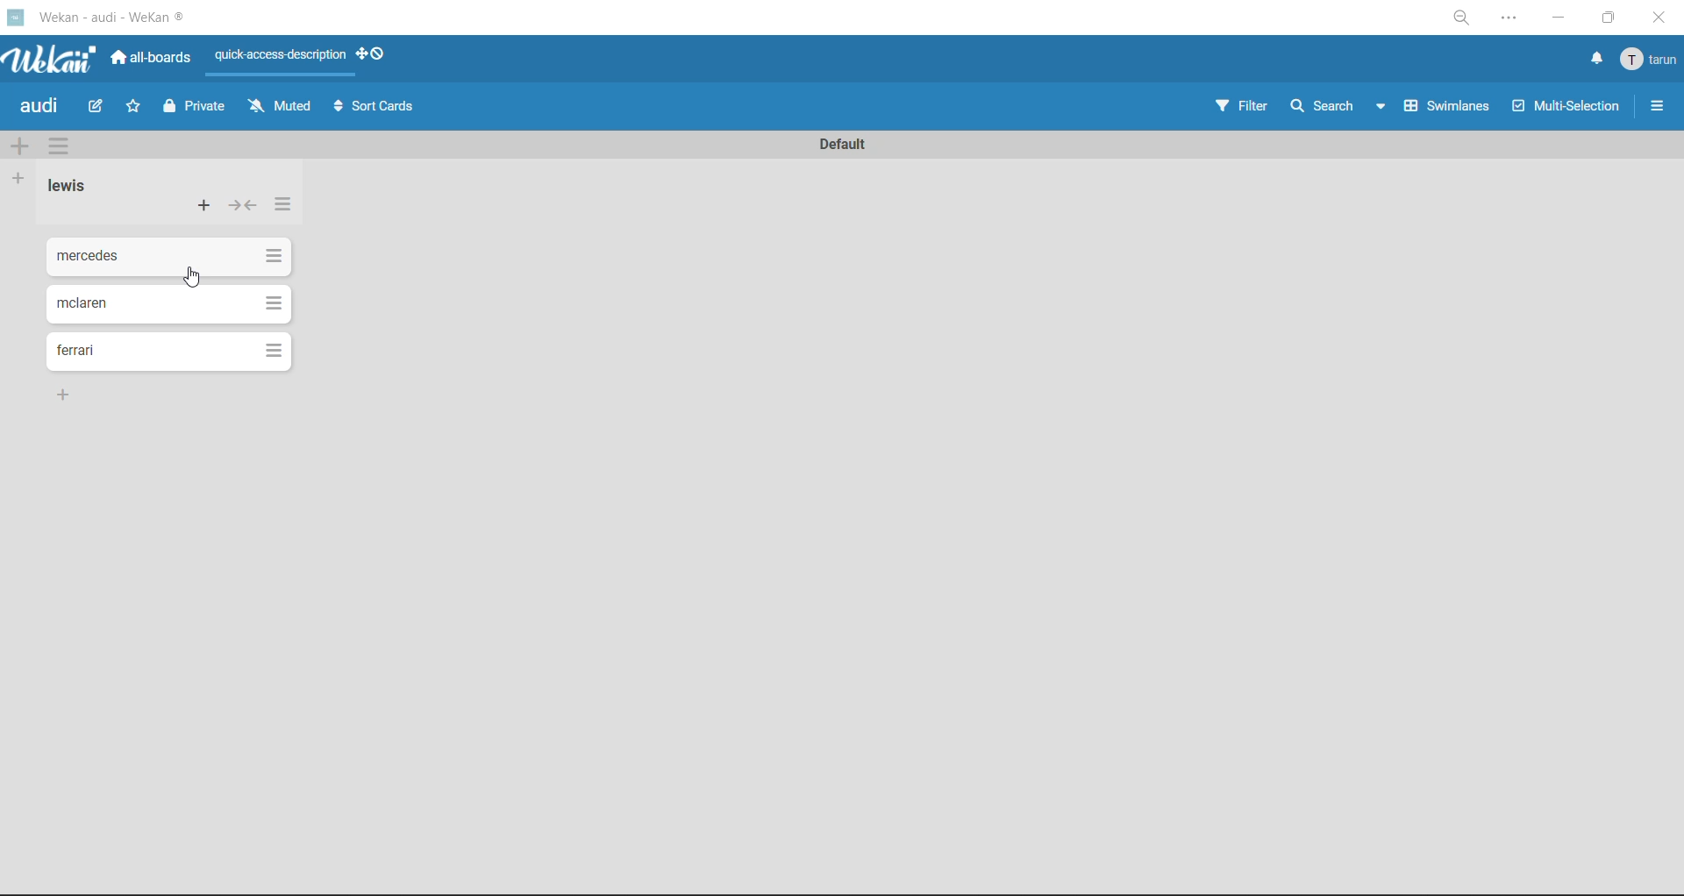 Image resolution: width=1684 pixels, height=896 pixels. Describe the element at coordinates (1604, 23) in the screenshot. I see `maximize` at that location.